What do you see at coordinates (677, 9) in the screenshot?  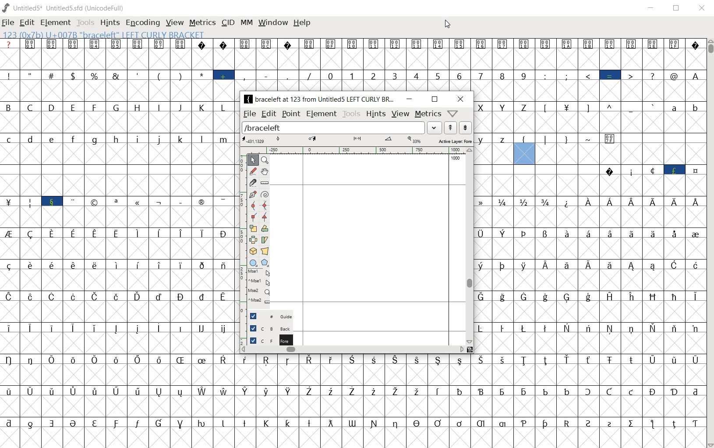 I see `restore down` at bounding box center [677, 9].